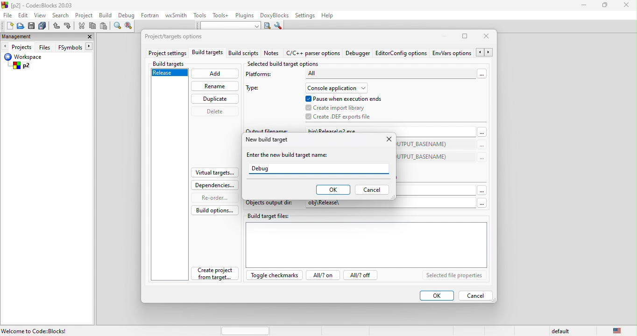  What do you see at coordinates (559, 331) in the screenshot?
I see `default` at bounding box center [559, 331].